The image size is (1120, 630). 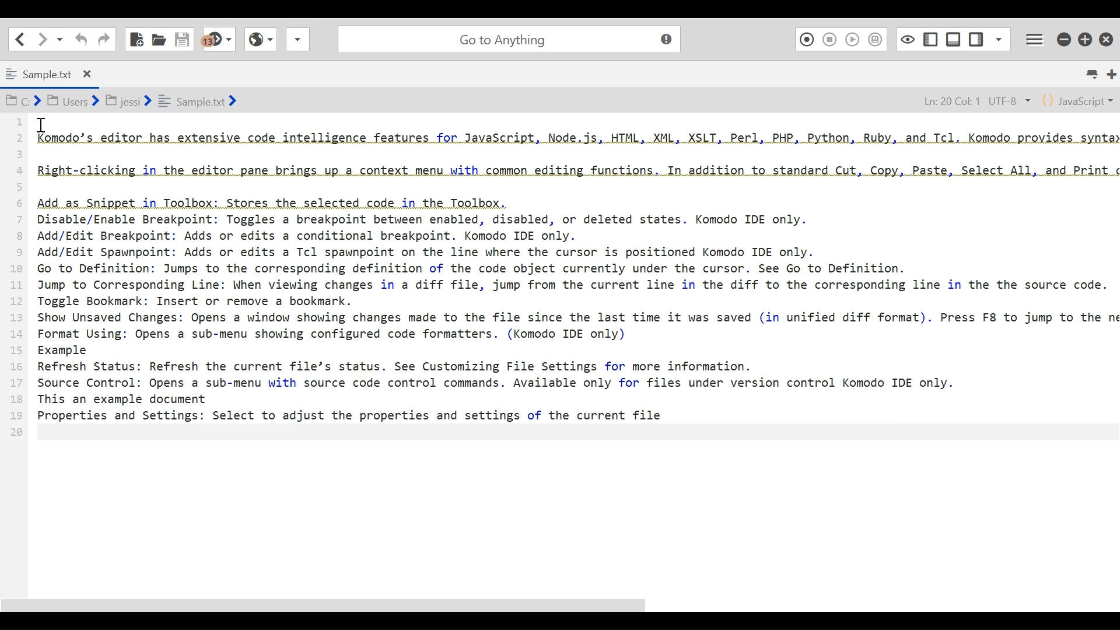 What do you see at coordinates (80, 39) in the screenshot?
I see `Undo` at bounding box center [80, 39].